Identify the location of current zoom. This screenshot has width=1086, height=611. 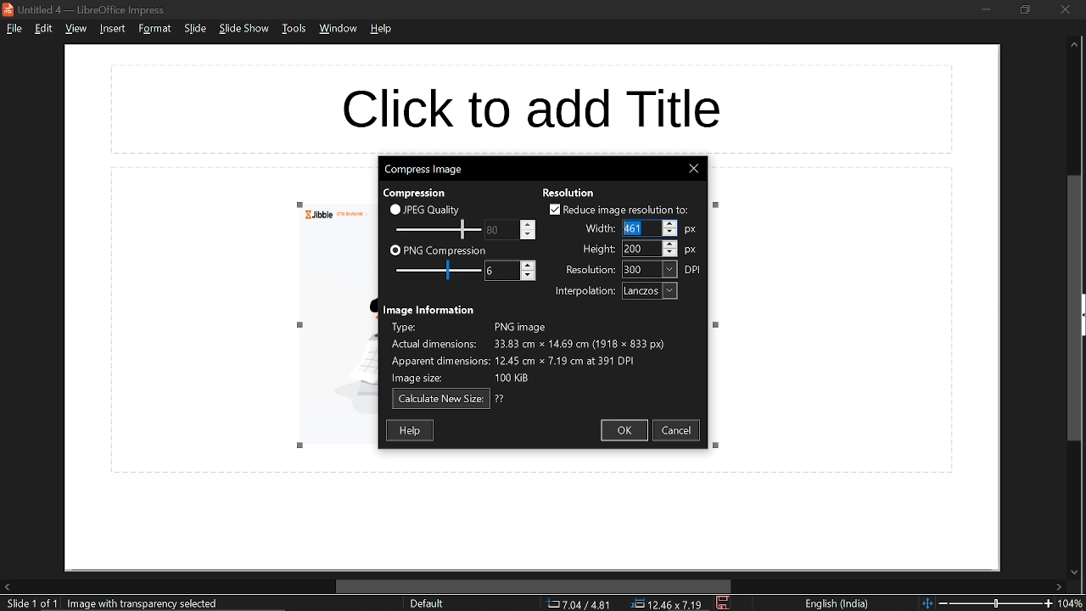
(1073, 603).